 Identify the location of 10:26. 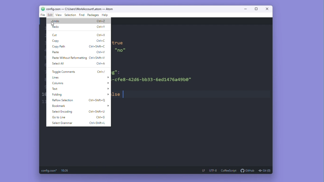
(65, 171).